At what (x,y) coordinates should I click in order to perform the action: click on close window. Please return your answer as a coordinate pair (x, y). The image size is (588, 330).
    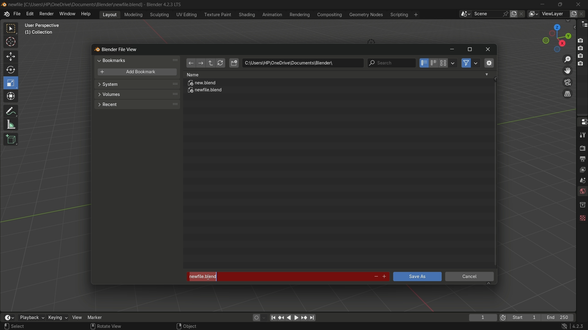
    Looking at the image, I should click on (488, 50).